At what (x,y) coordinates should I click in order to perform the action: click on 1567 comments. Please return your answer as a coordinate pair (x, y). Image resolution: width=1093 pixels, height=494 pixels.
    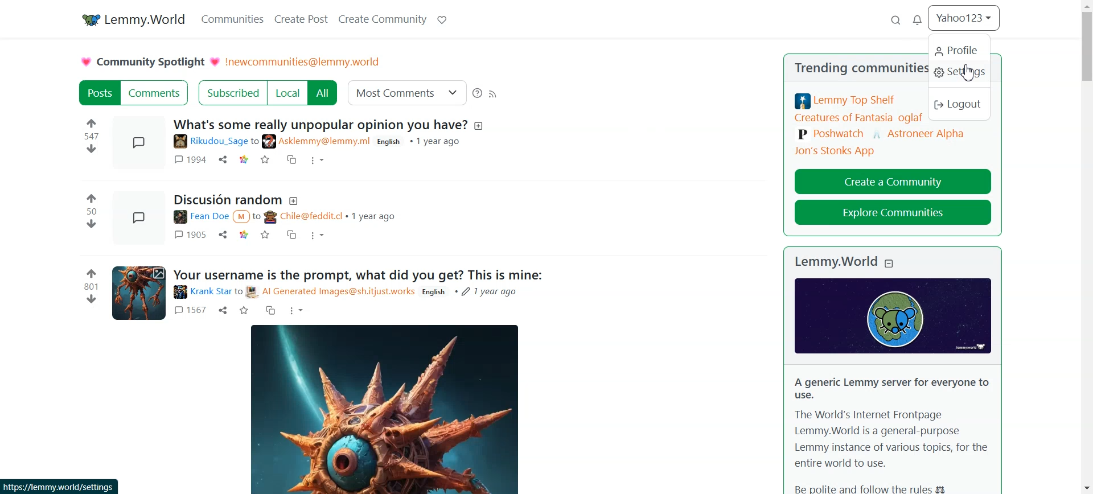
    Looking at the image, I should click on (190, 311).